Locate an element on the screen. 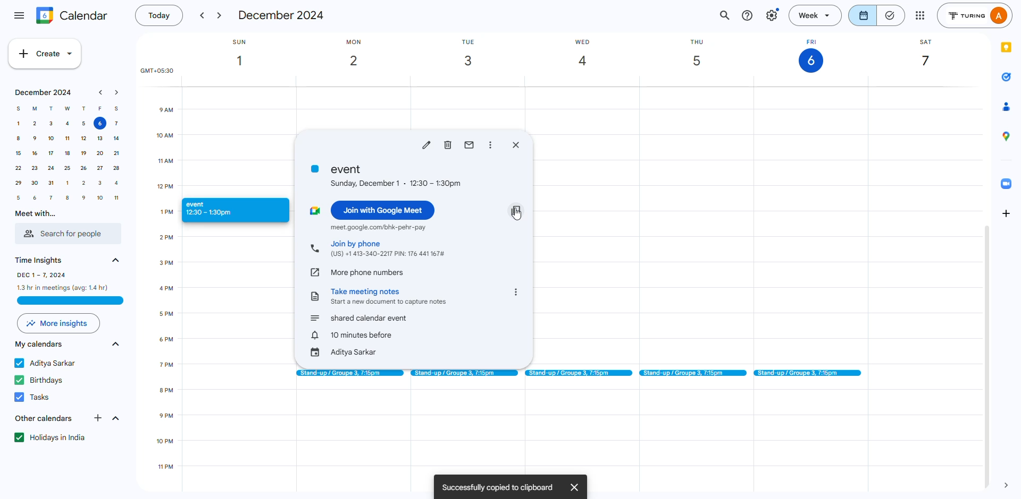  meet is located at coordinates (378, 227).